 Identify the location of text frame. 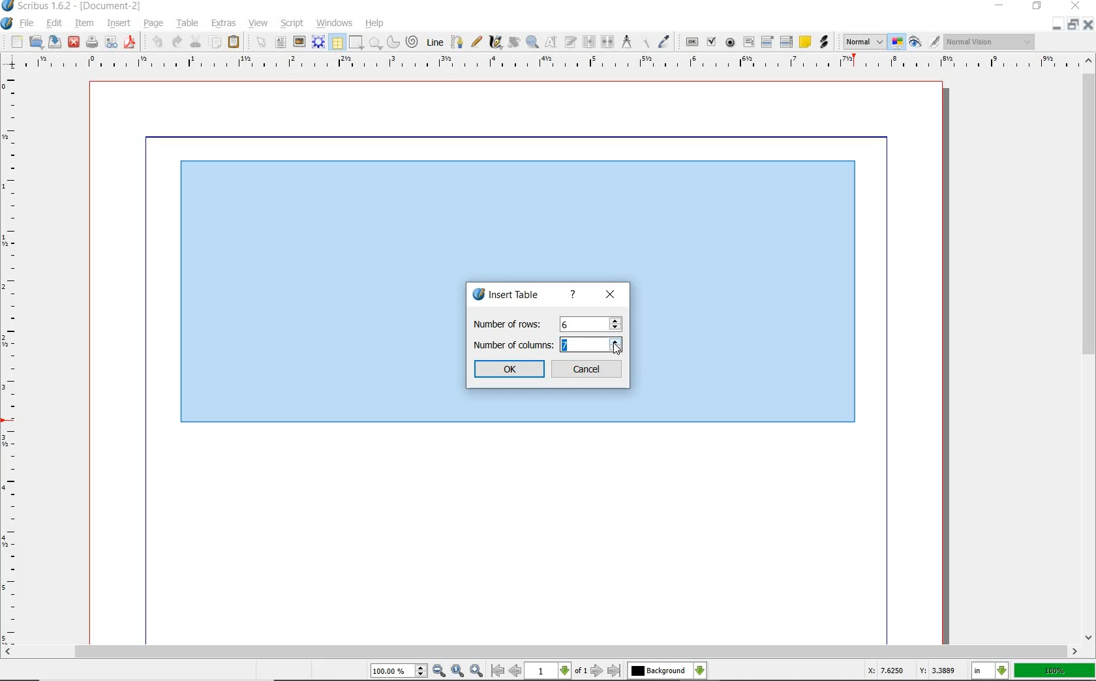
(281, 42).